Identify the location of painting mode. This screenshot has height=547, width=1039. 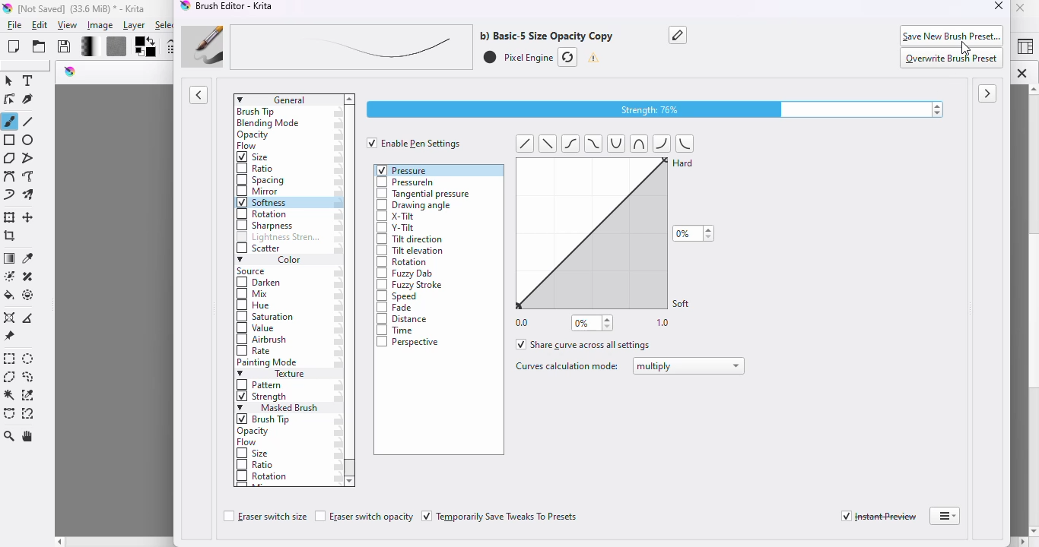
(268, 363).